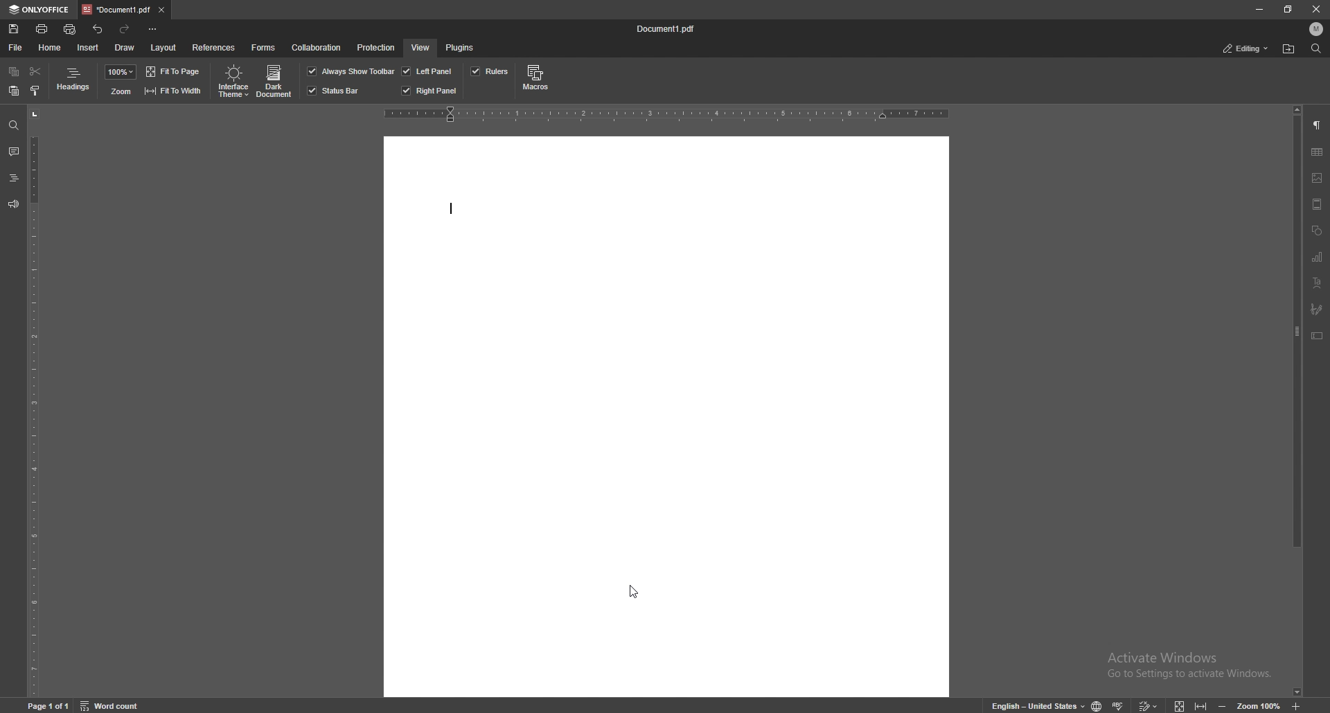 This screenshot has height=713, width=1330. Describe the element at coordinates (16, 47) in the screenshot. I see `file` at that location.